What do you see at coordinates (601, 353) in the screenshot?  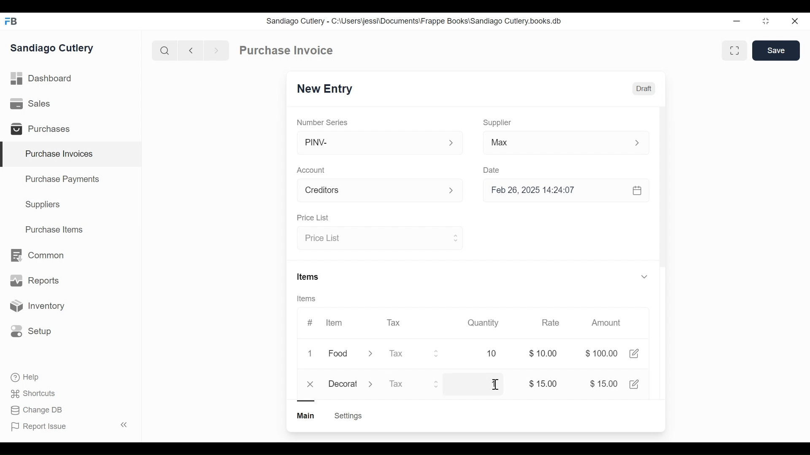 I see `$100.00` at bounding box center [601, 353].